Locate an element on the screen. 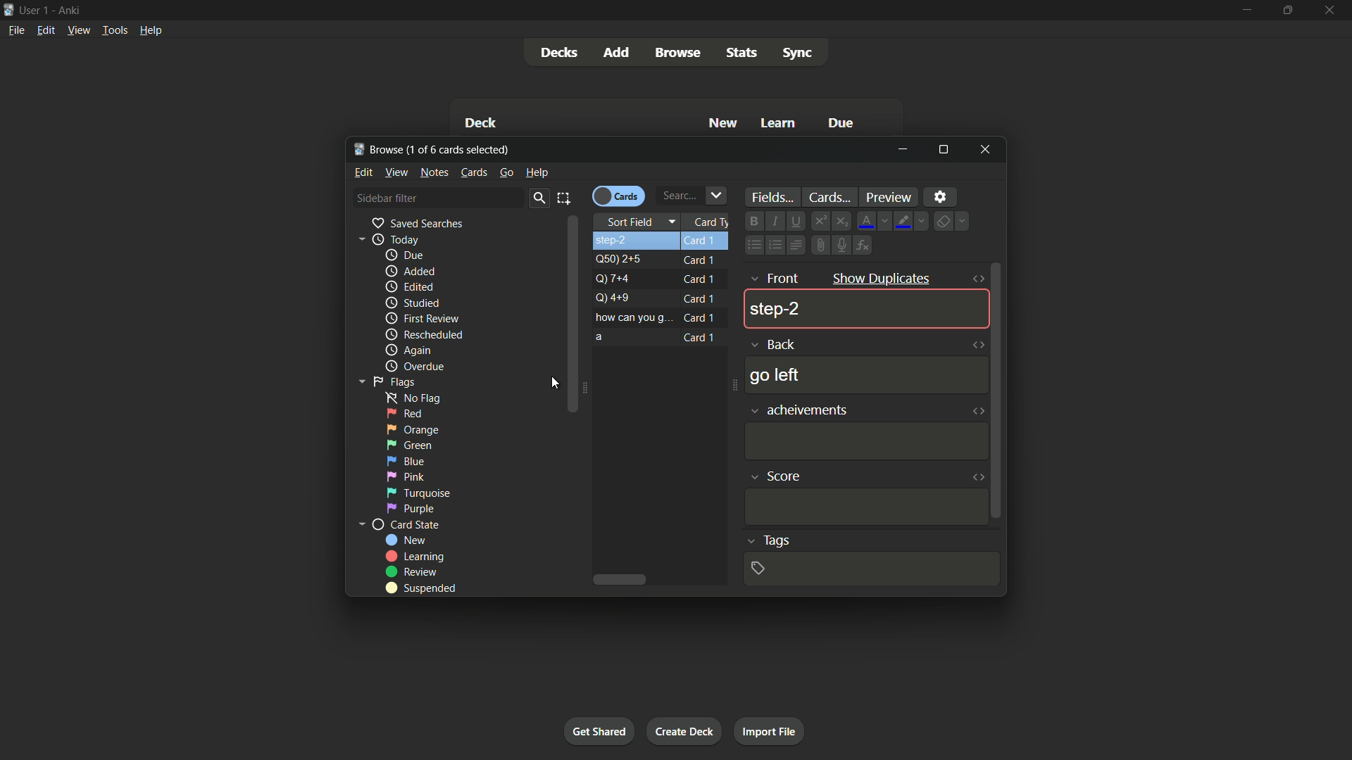 The image size is (1352, 760). Alignment is located at coordinates (797, 244).